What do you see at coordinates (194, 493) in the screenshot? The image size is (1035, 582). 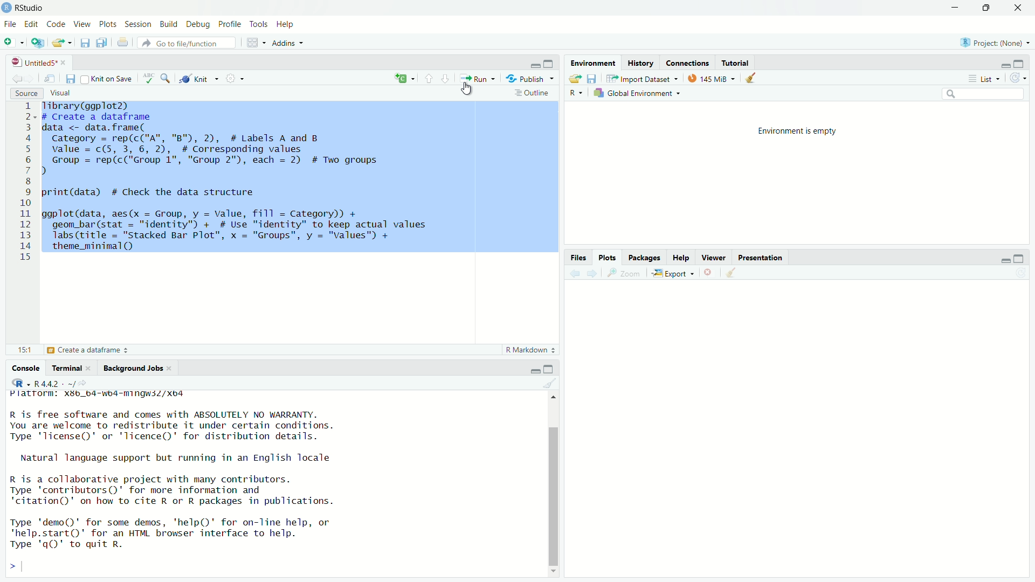 I see `R is free software and comes with ABSOLUTELY NO WARRANTY.

You are welcome to redistribute it under certain conditions.

Type "license" or 'licence()' for distribution details.
Natural language support but running in an English locale

R is a collaborative project with many contributors.

Type 'contributors()' for more information and

'citation()' on how to cite R or R packages in publications.

Type 'demo()' for some demos, 'help()' for on-line help, or

*help.start()' for an HTML browser interface to help.

Type 'gQ' to quit R.

>` at bounding box center [194, 493].